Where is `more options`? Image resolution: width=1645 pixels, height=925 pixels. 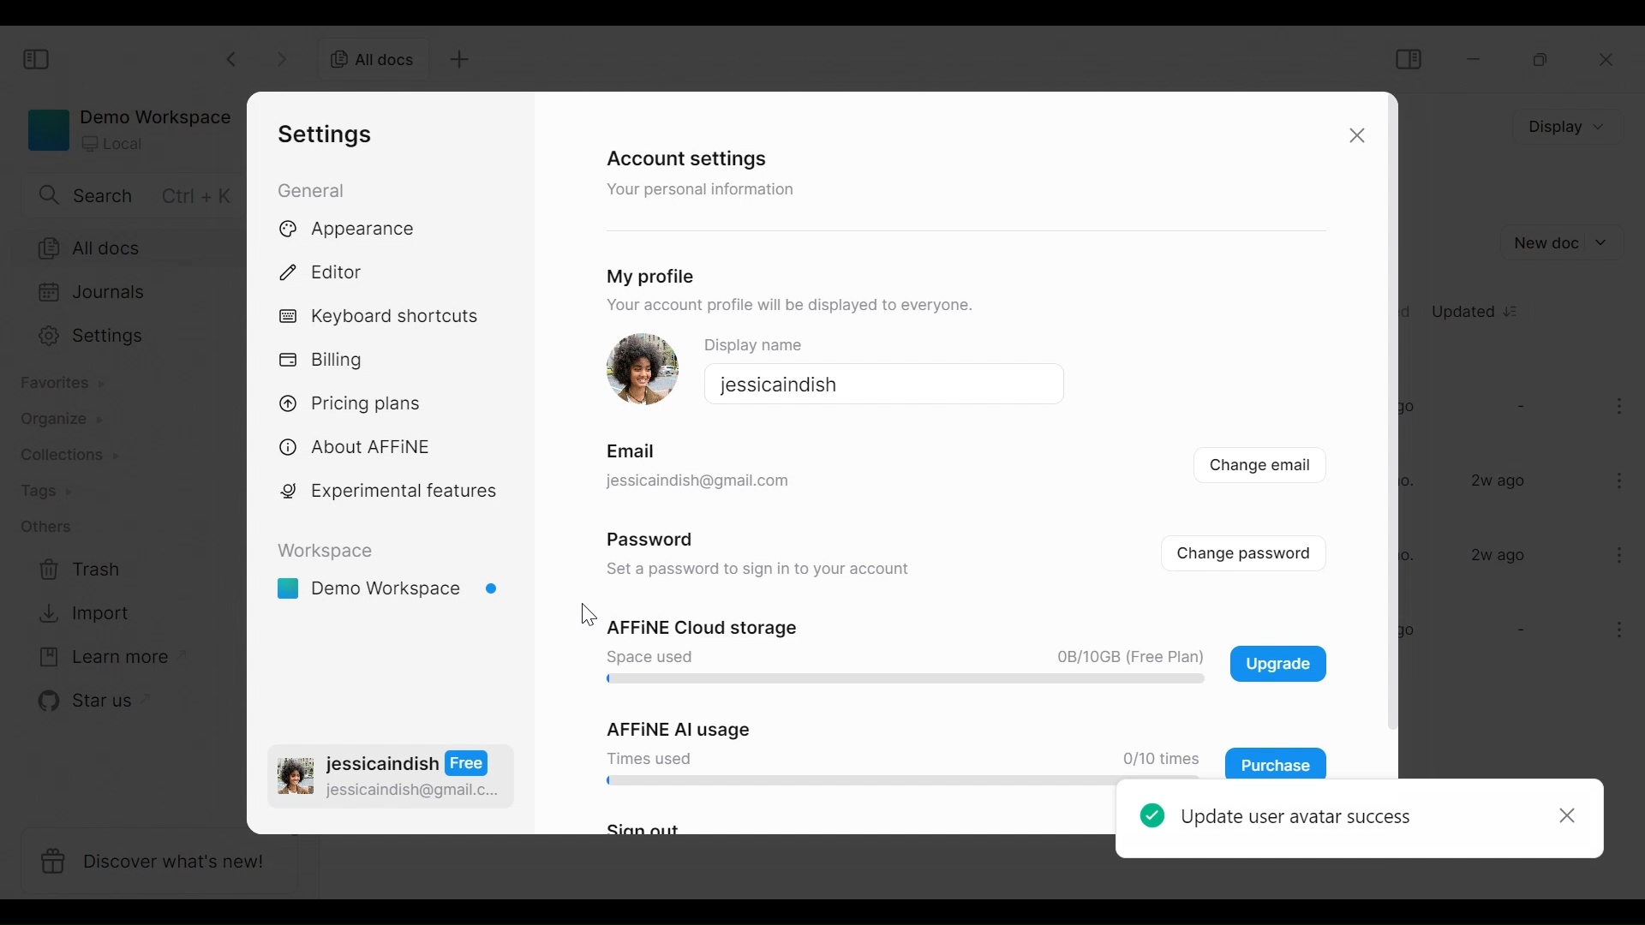 more options is located at coordinates (1621, 479).